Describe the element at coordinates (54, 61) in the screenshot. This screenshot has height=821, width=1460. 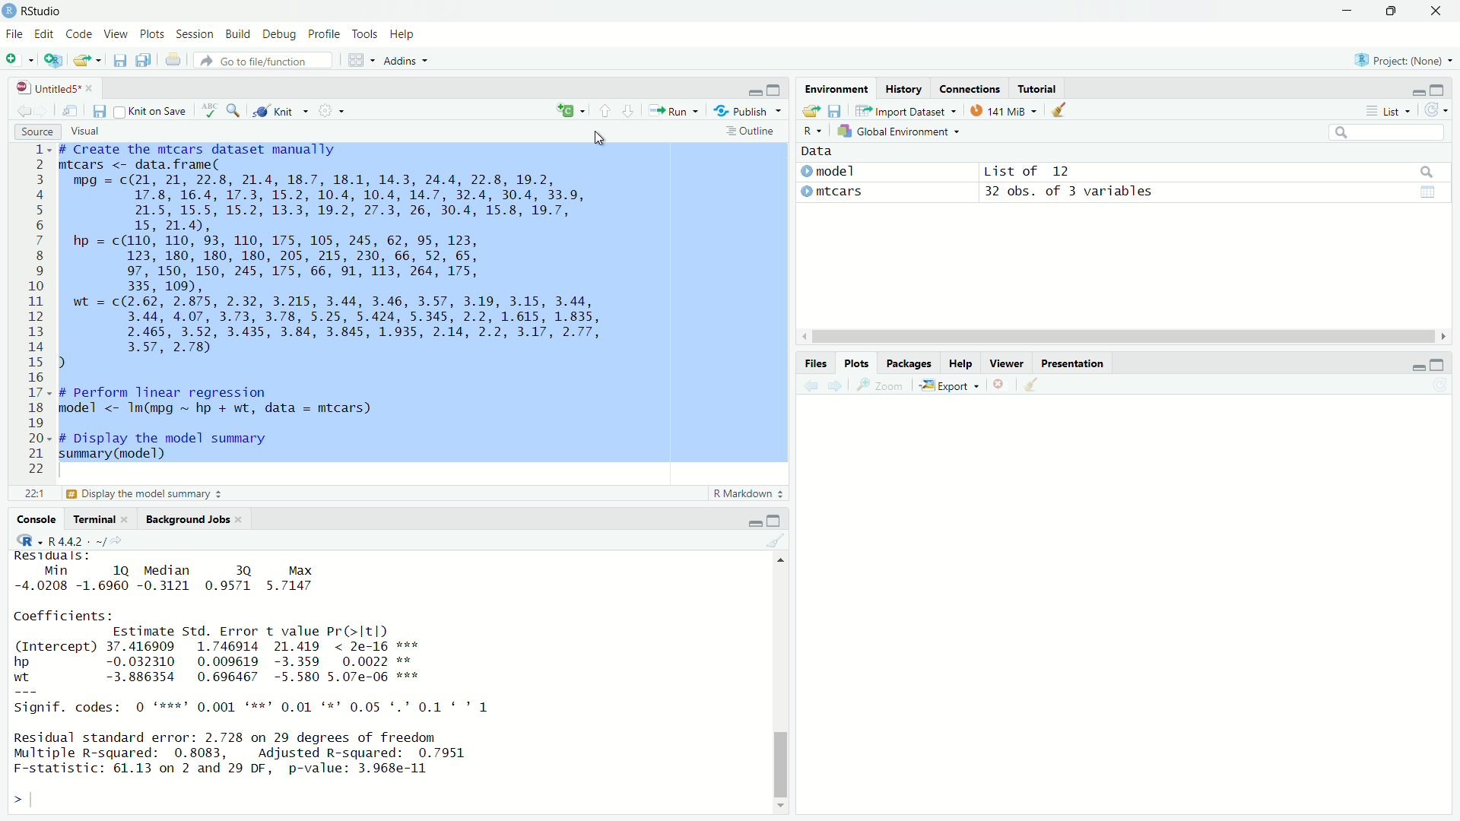
I see `create project` at that location.